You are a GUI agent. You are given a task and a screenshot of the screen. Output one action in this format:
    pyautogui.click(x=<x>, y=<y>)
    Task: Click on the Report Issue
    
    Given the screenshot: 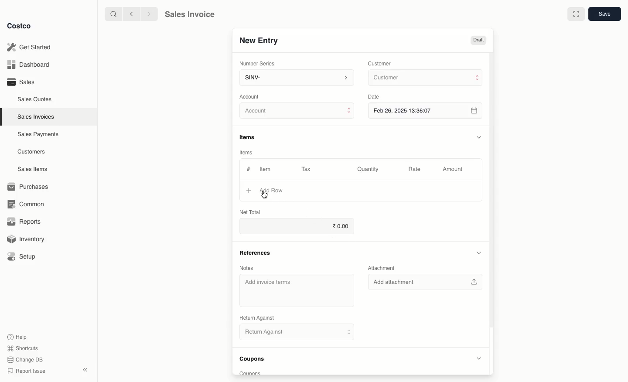 What is the action you would take?
    pyautogui.click(x=25, y=371)
    